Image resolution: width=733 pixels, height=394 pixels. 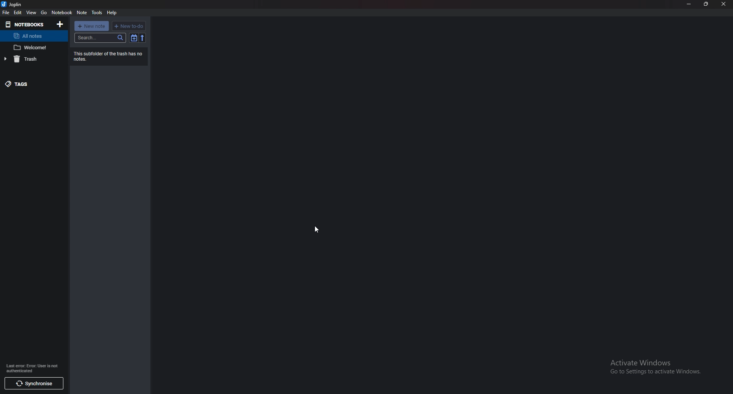 What do you see at coordinates (110, 56) in the screenshot?
I see `info` at bounding box center [110, 56].